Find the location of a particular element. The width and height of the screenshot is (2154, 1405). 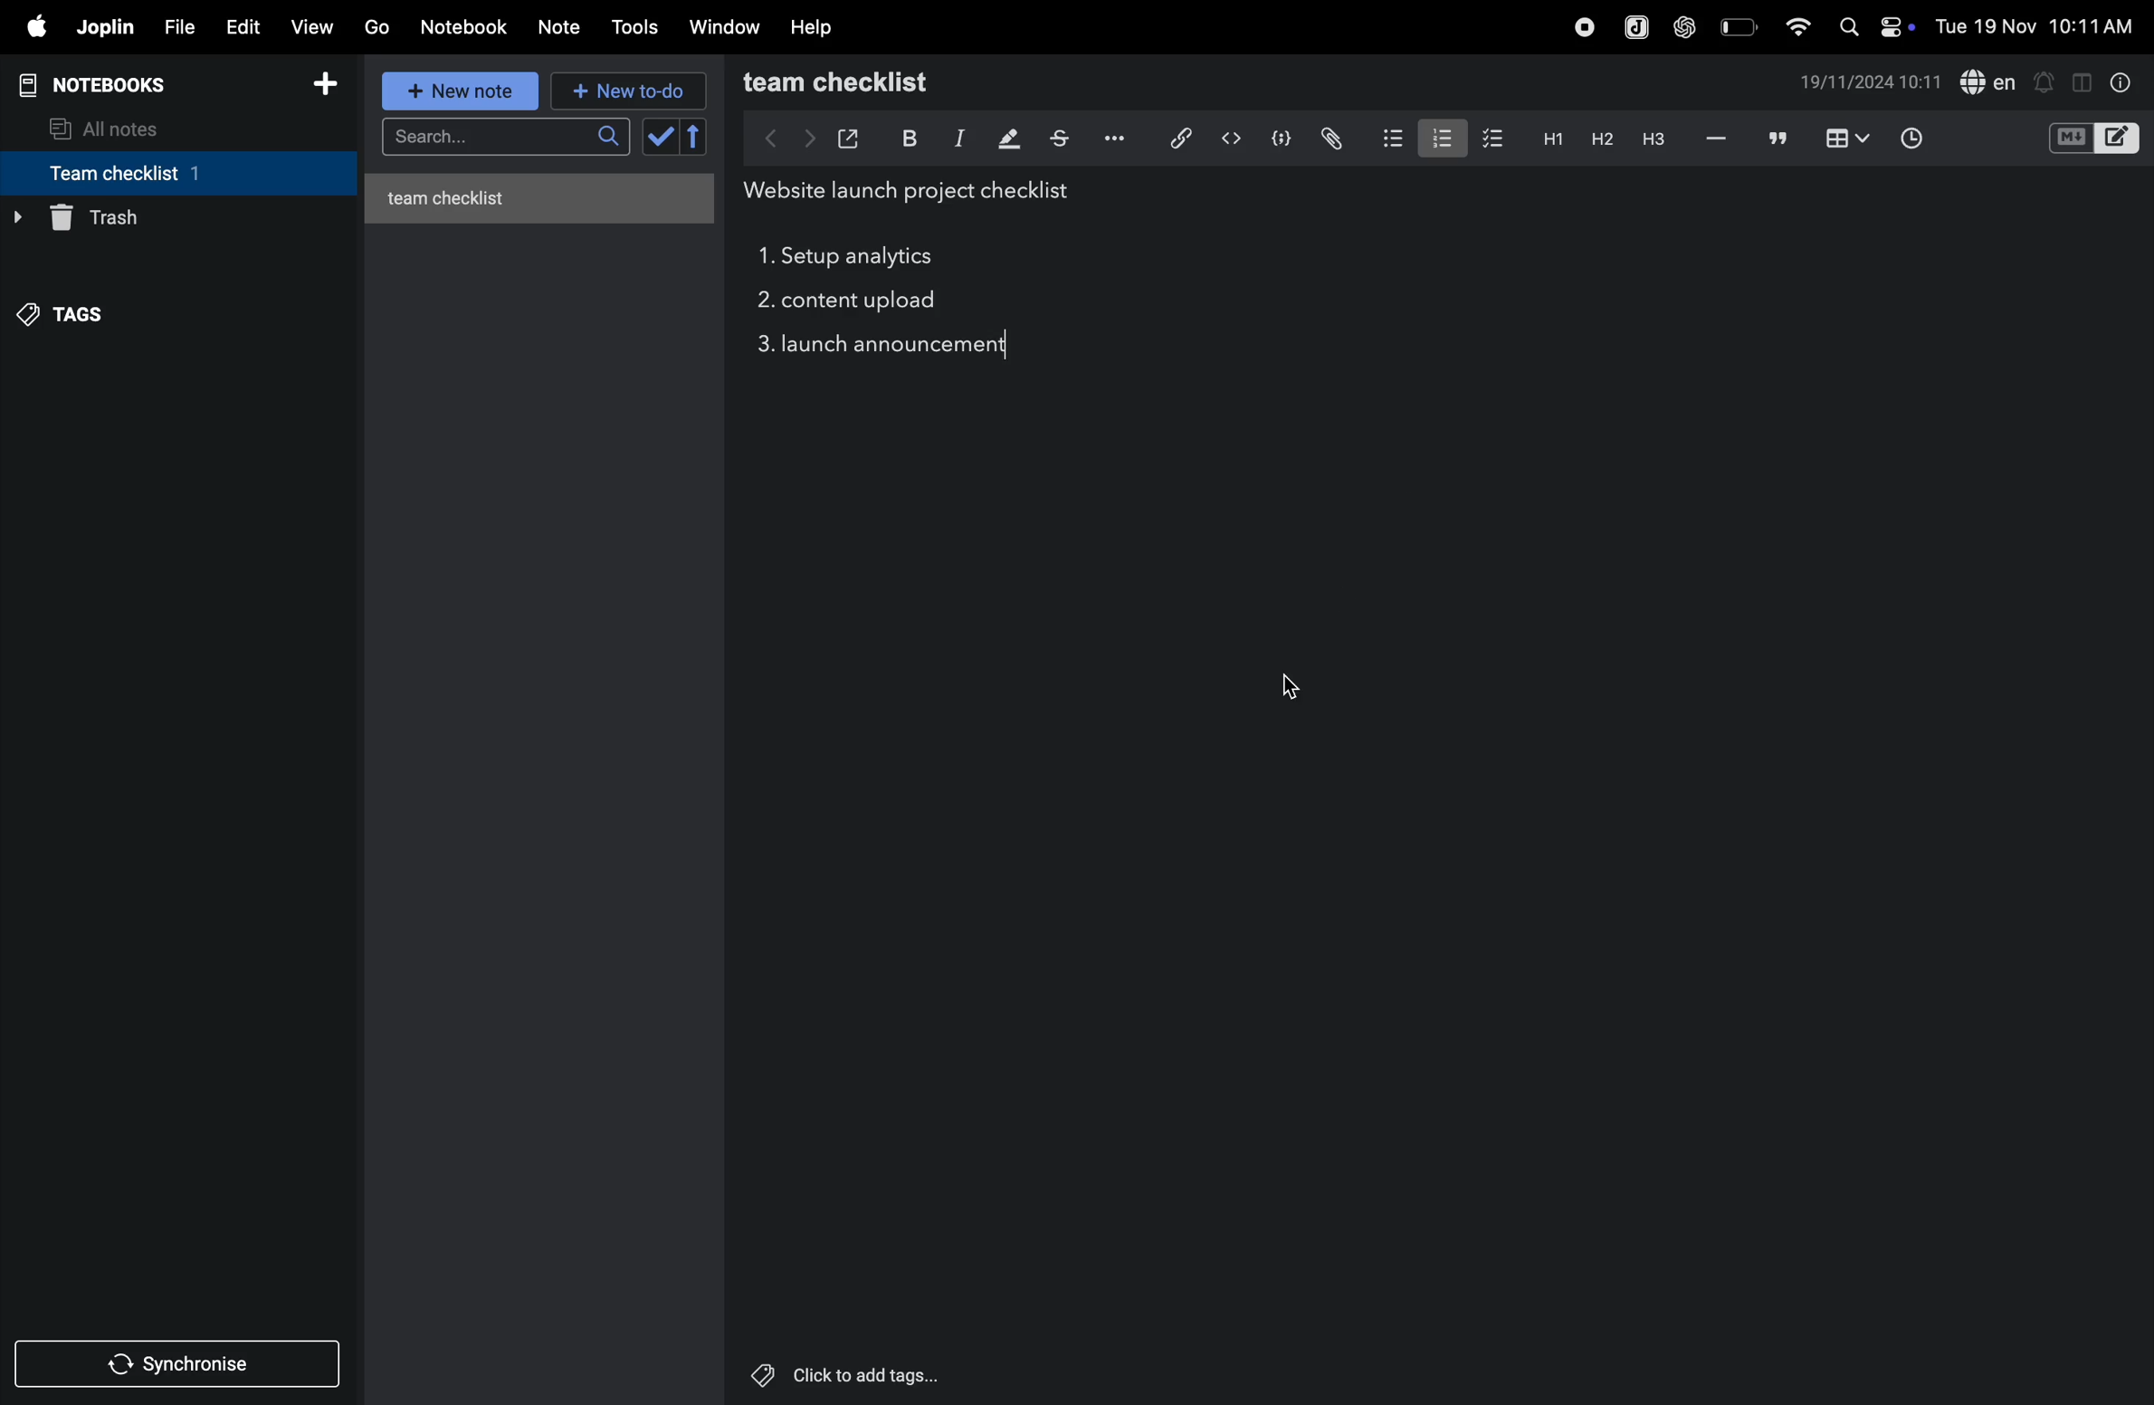

task 1 is located at coordinates (764, 259).